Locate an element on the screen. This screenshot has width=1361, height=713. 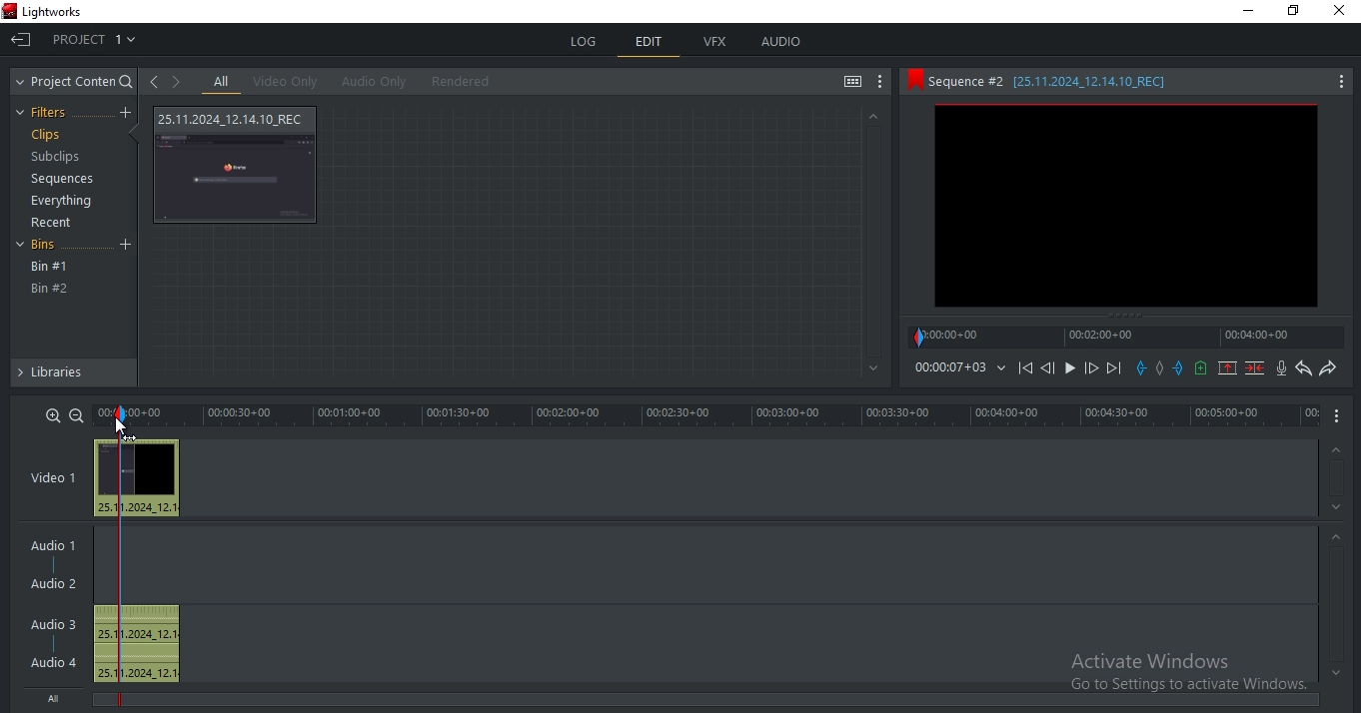
vfx is located at coordinates (716, 42).